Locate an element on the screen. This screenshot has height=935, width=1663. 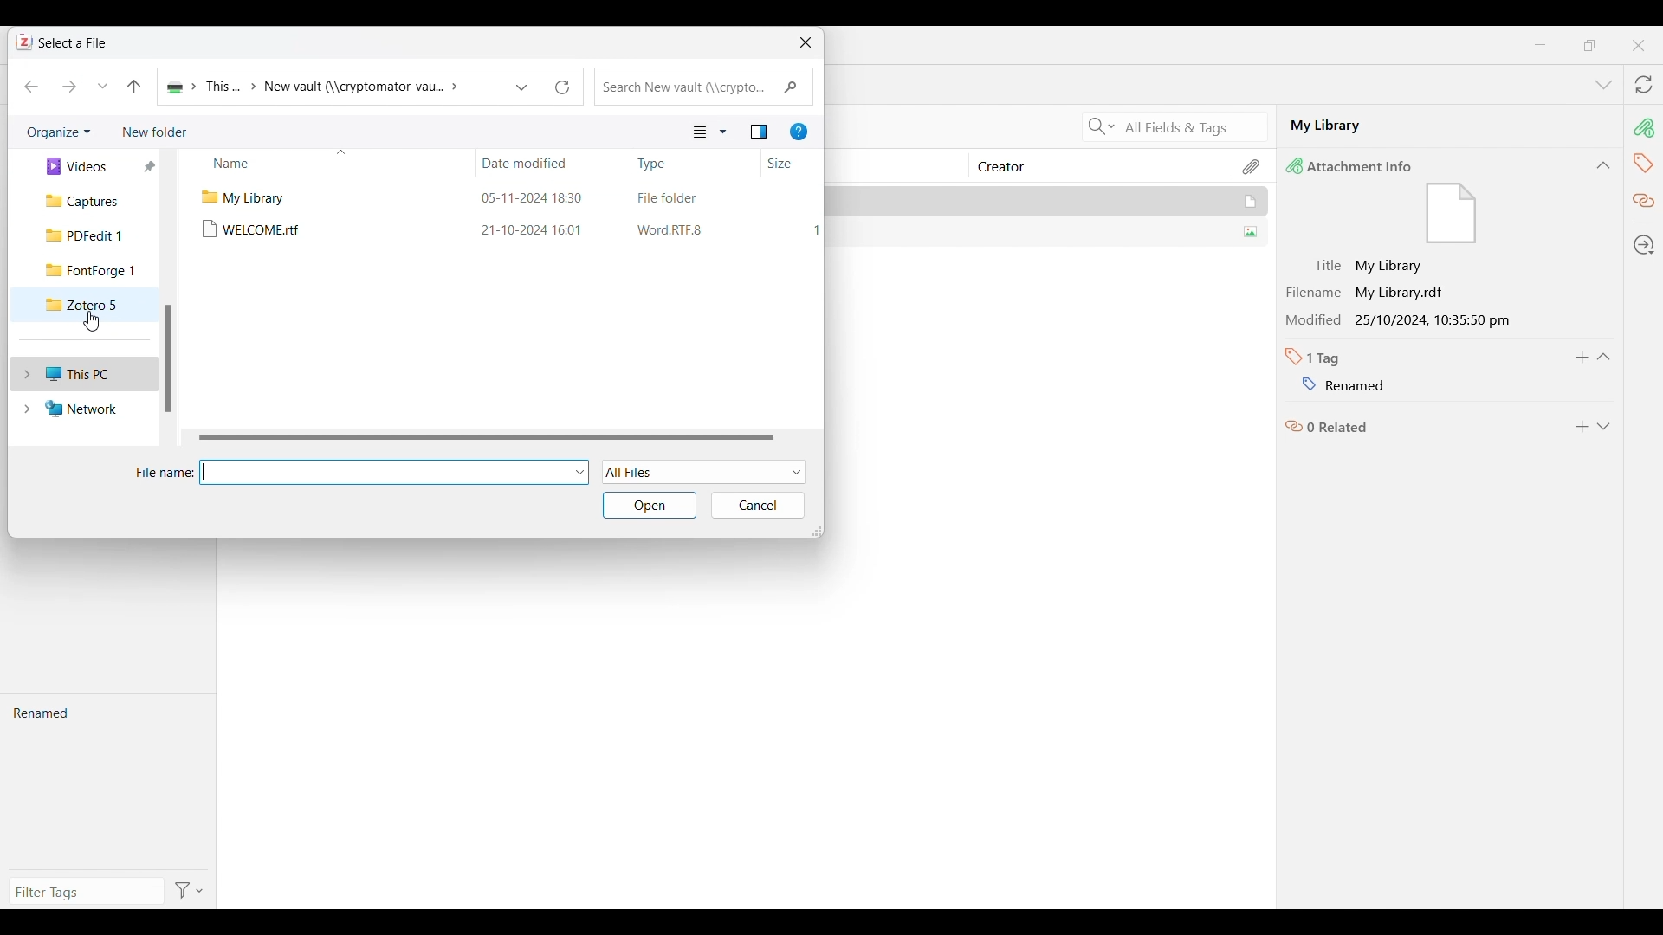
Expand is located at coordinates (1603, 427).